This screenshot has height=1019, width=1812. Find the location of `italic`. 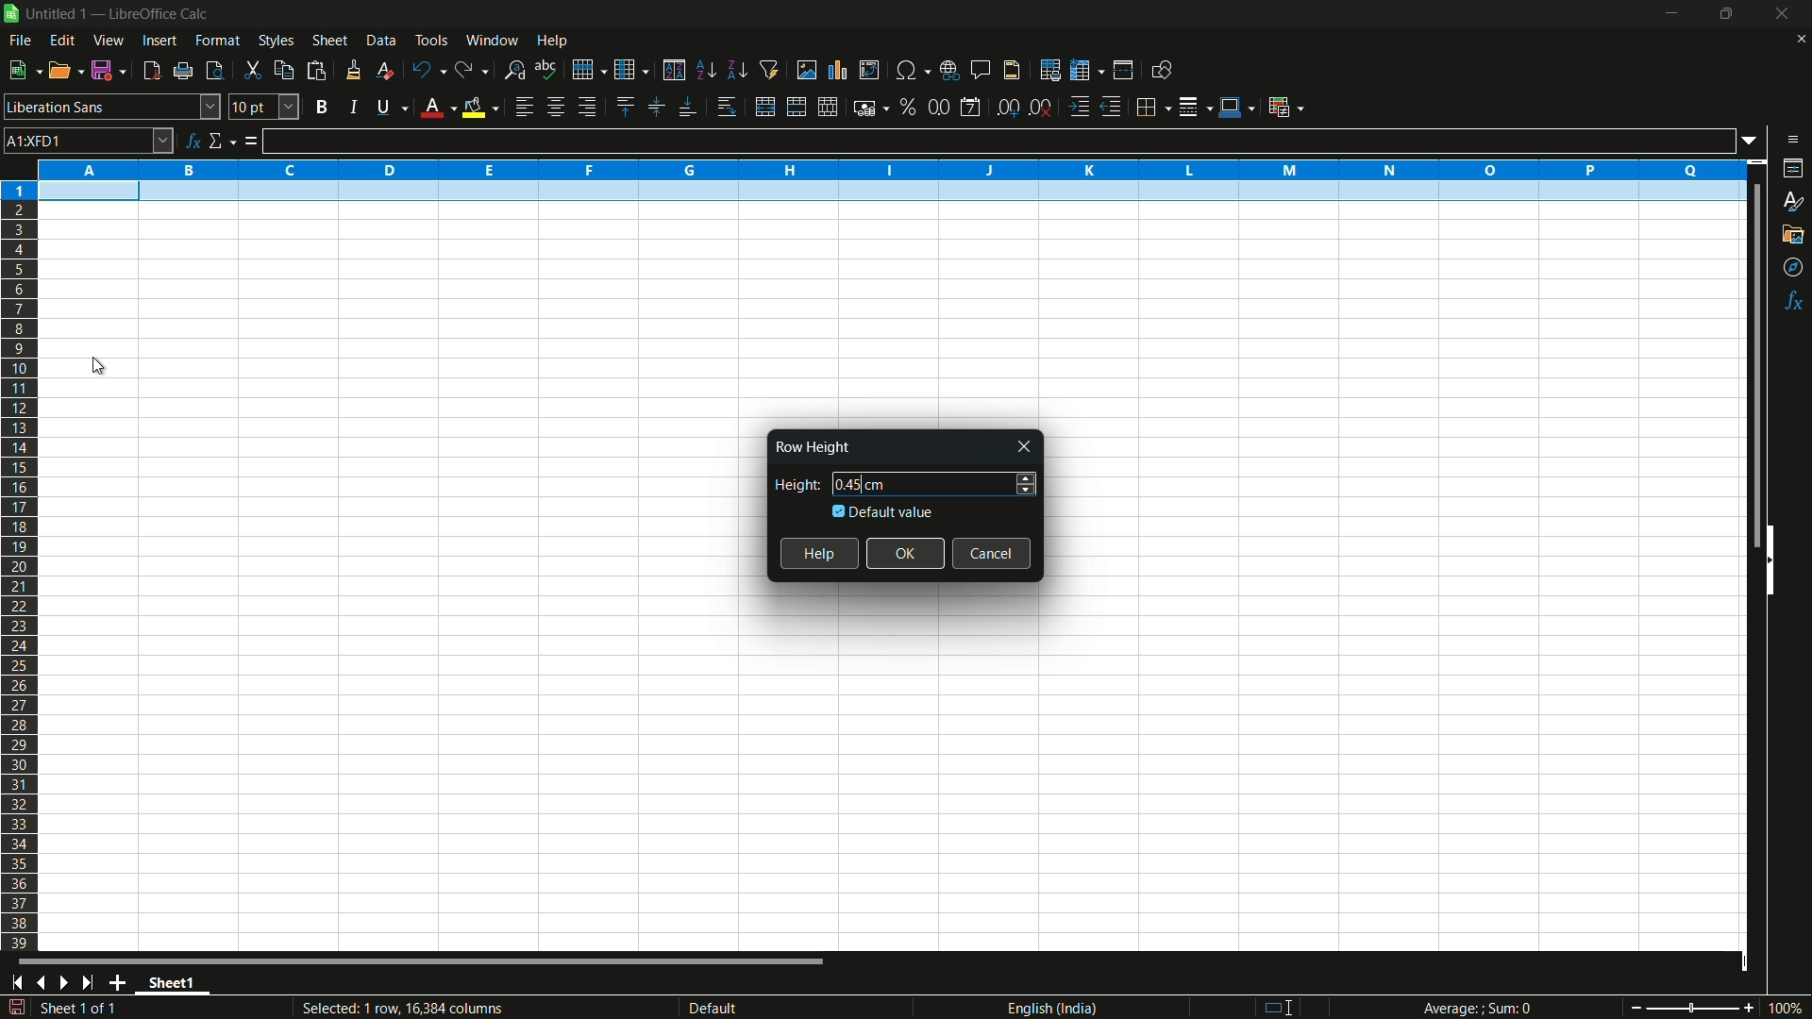

italic is located at coordinates (352, 107).